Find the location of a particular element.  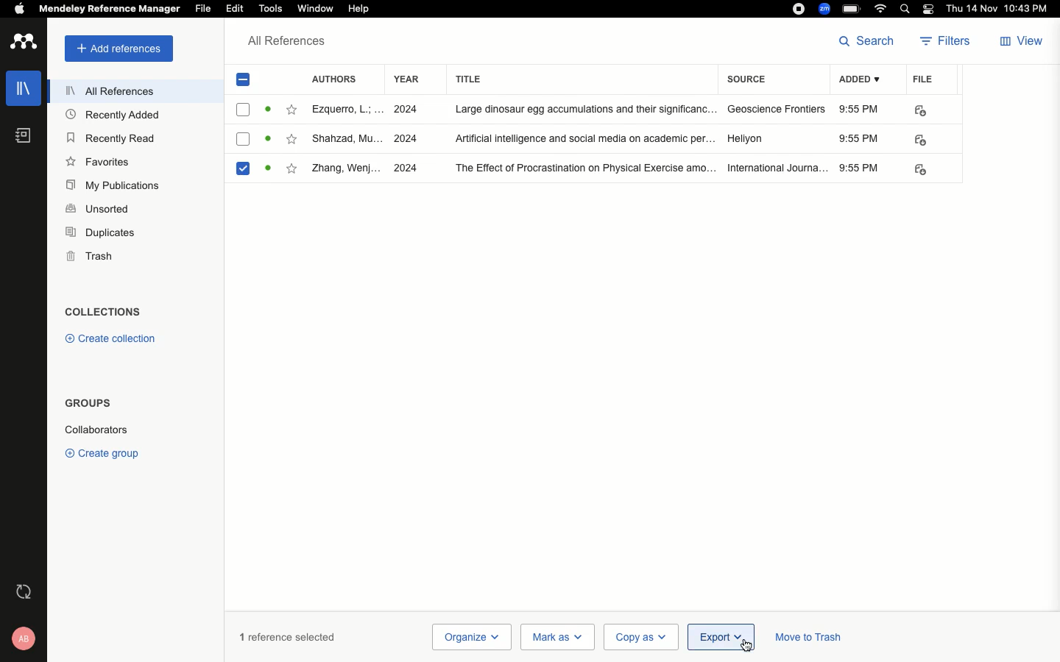

Mendeley reference manager is located at coordinates (107, 9).